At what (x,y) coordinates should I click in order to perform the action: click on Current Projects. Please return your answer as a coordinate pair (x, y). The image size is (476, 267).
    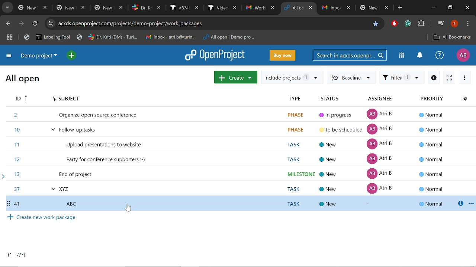
    Looking at the image, I should click on (16, 257).